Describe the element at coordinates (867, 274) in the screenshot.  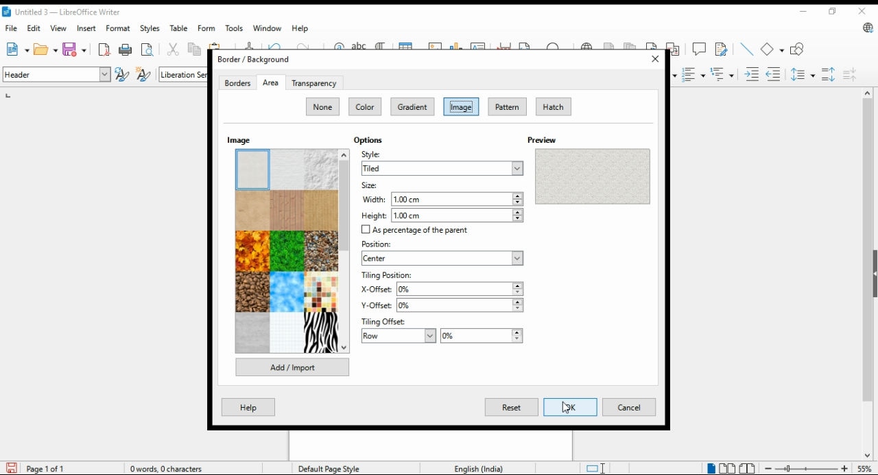
I see `scroll bar` at that location.